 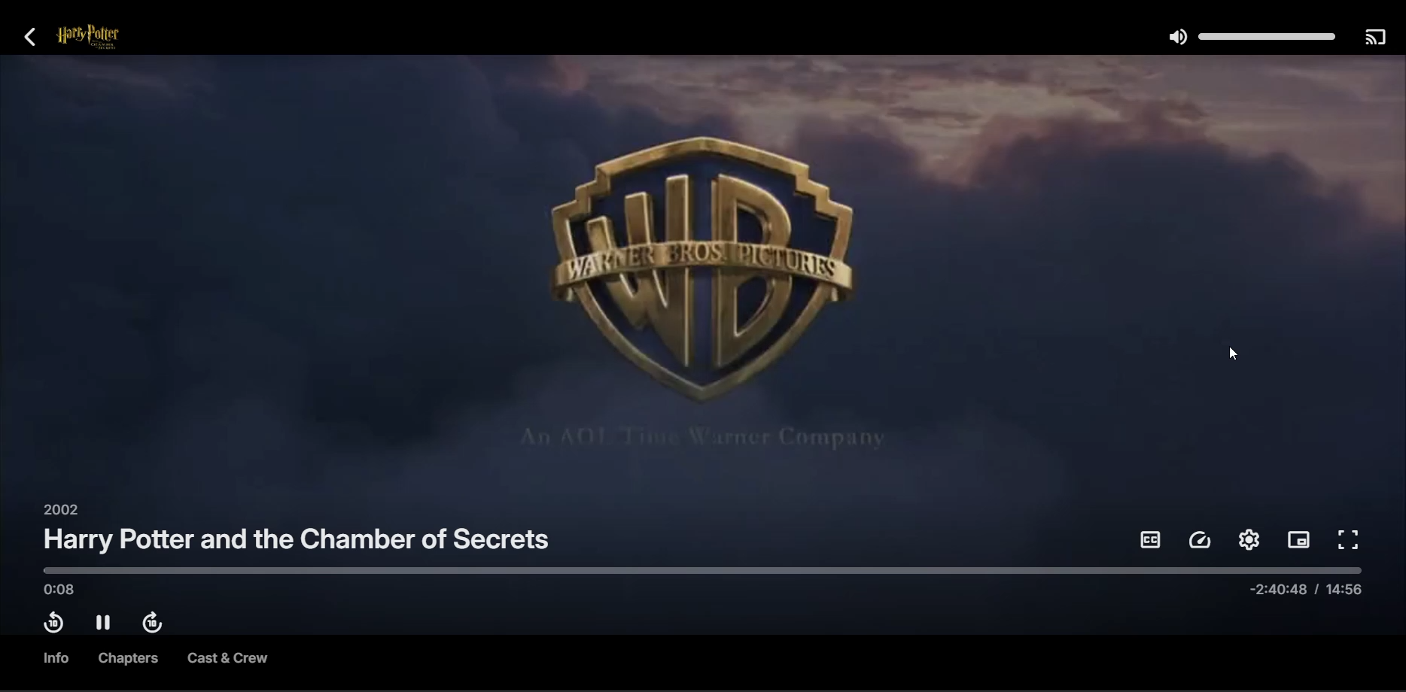 What do you see at coordinates (1301, 539) in the screenshot?
I see `Picture in picture` at bounding box center [1301, 539].